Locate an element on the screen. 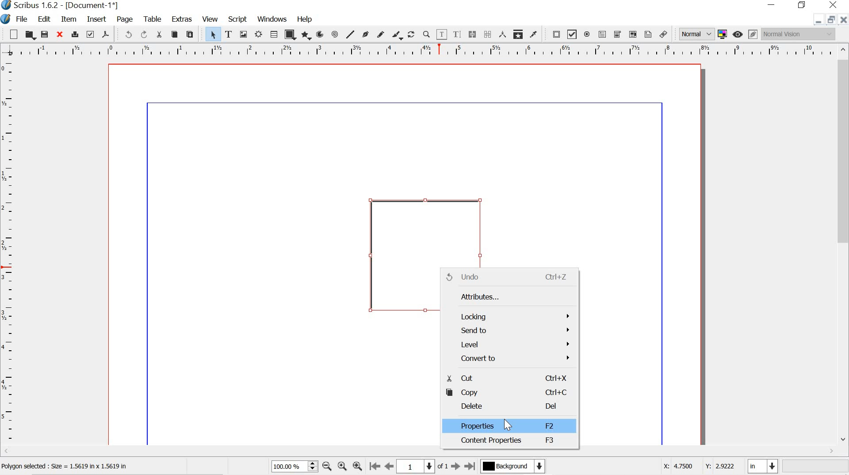 The height and width of the screenshot is (475, 849). eye dropper is located at coordinates (536, 34).